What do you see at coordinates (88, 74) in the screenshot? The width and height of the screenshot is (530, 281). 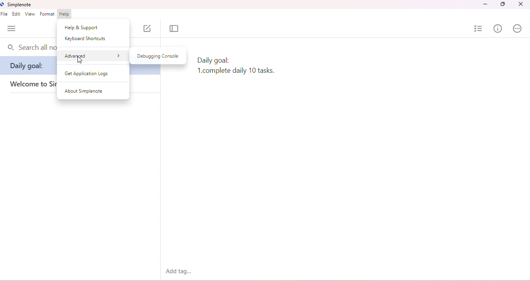 I see `get application logs` at bounding box center [88, 74].